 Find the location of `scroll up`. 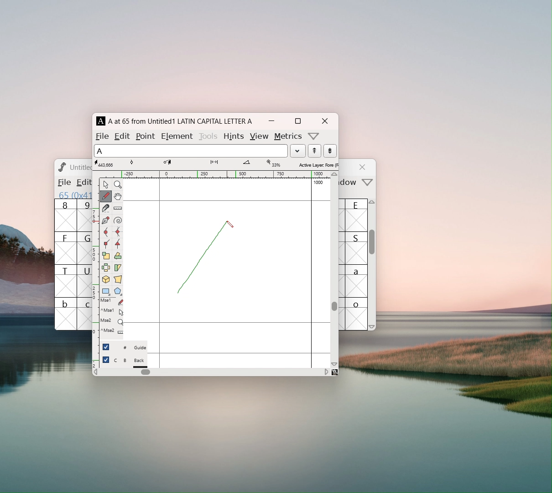

scroll up is located at coordinates (335, 174).